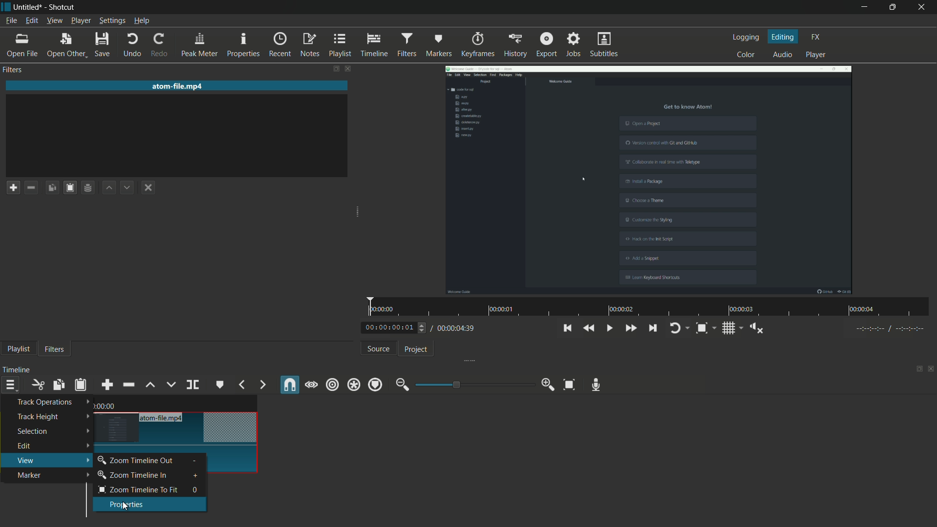  I want to click on time, so click(652, 307).